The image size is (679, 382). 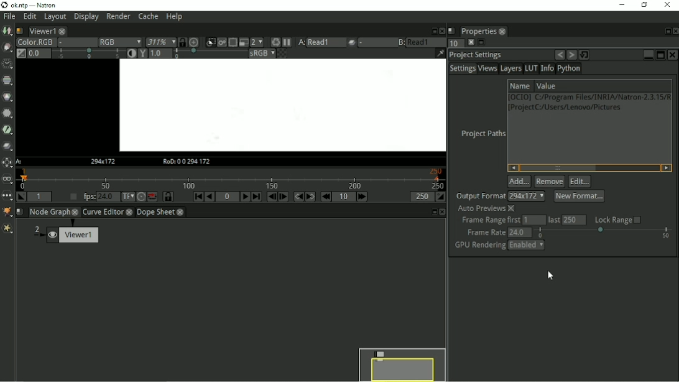 What do you see at coordinates (484, 232) in the screenshot?
I see `Frame Rate` at bounding box center [484, 232].